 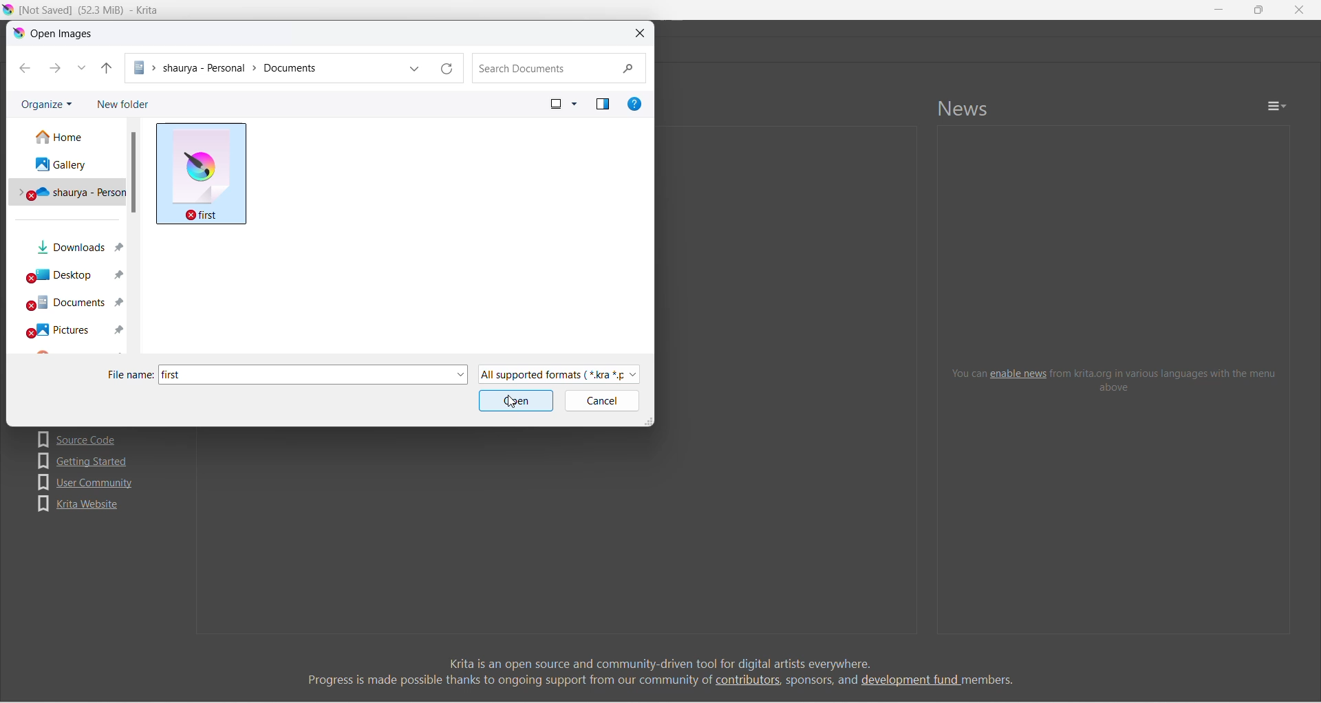 What do you see at coordinates (172, 375) in the screenshot?
I see `file name` at bounding box center [172, 375].